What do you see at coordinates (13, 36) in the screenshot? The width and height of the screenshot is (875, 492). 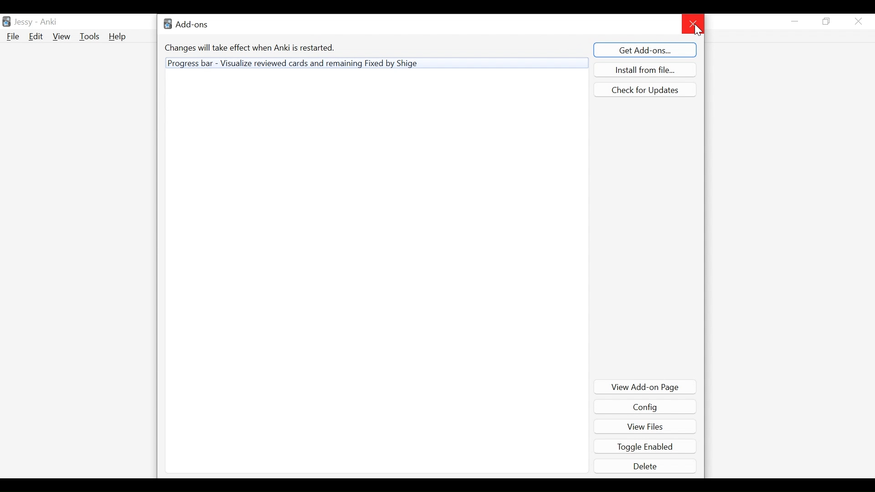 I see `File` at bounding box center [13, 36].